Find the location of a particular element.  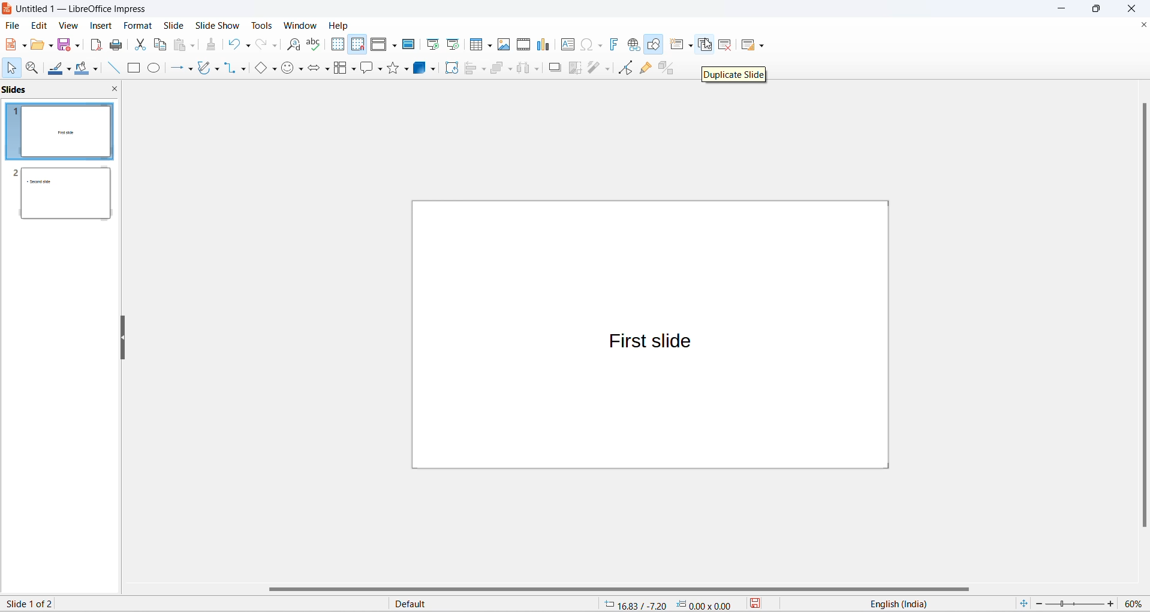

paste is located at coordinates (181, 43).